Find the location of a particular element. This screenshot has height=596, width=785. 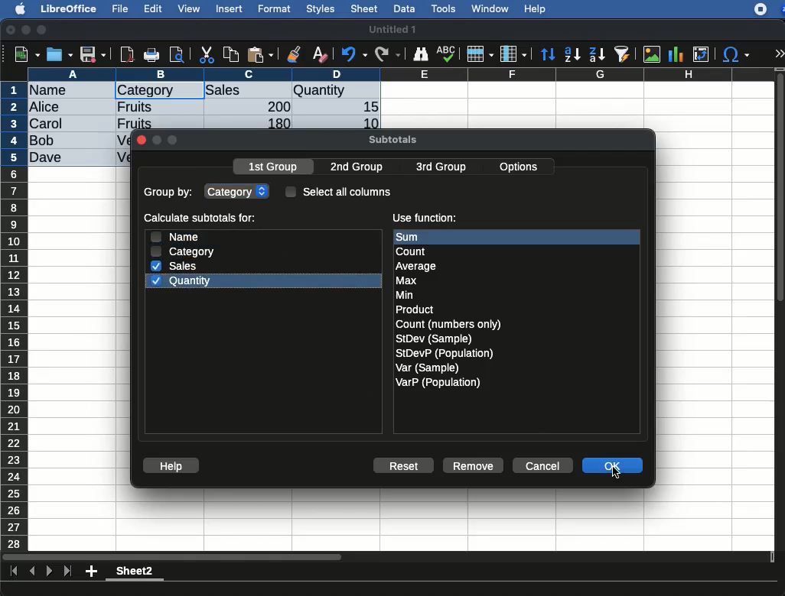

row is located at coordinates (15, 316).